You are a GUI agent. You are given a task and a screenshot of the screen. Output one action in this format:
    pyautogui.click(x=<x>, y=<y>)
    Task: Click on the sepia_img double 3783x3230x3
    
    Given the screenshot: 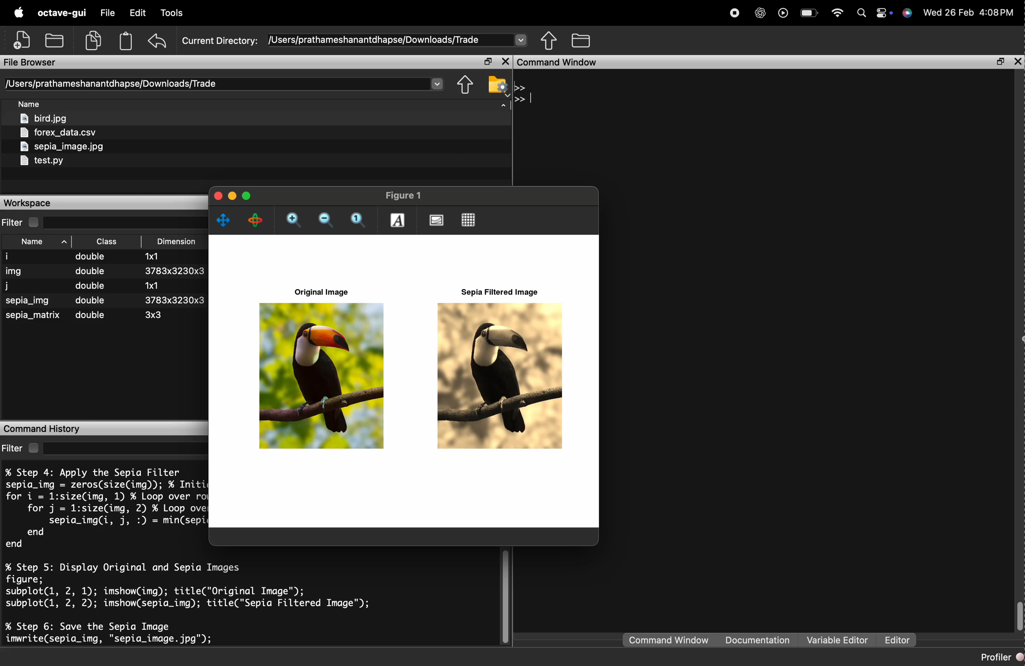 What is the action you would take?
    pyautogui.click(x=105, y=300)
    